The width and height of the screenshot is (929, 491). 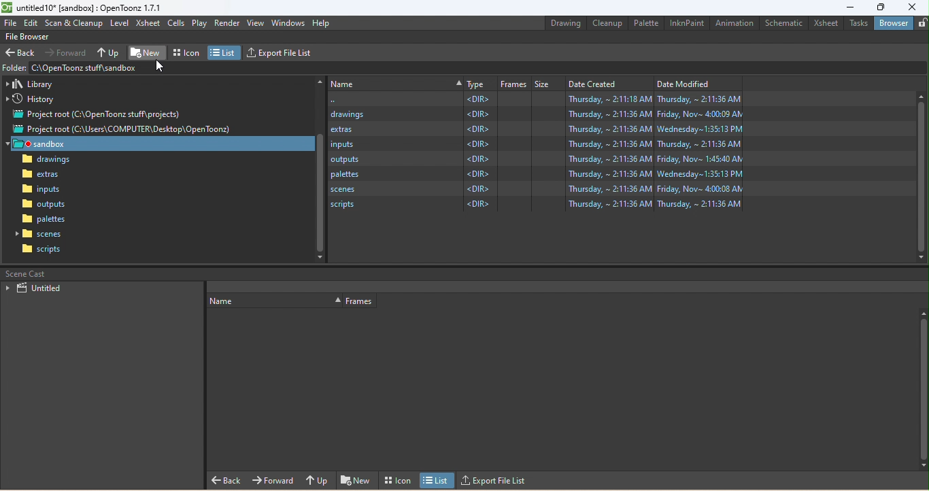 I want to click on list , so click(x=439, y=481).